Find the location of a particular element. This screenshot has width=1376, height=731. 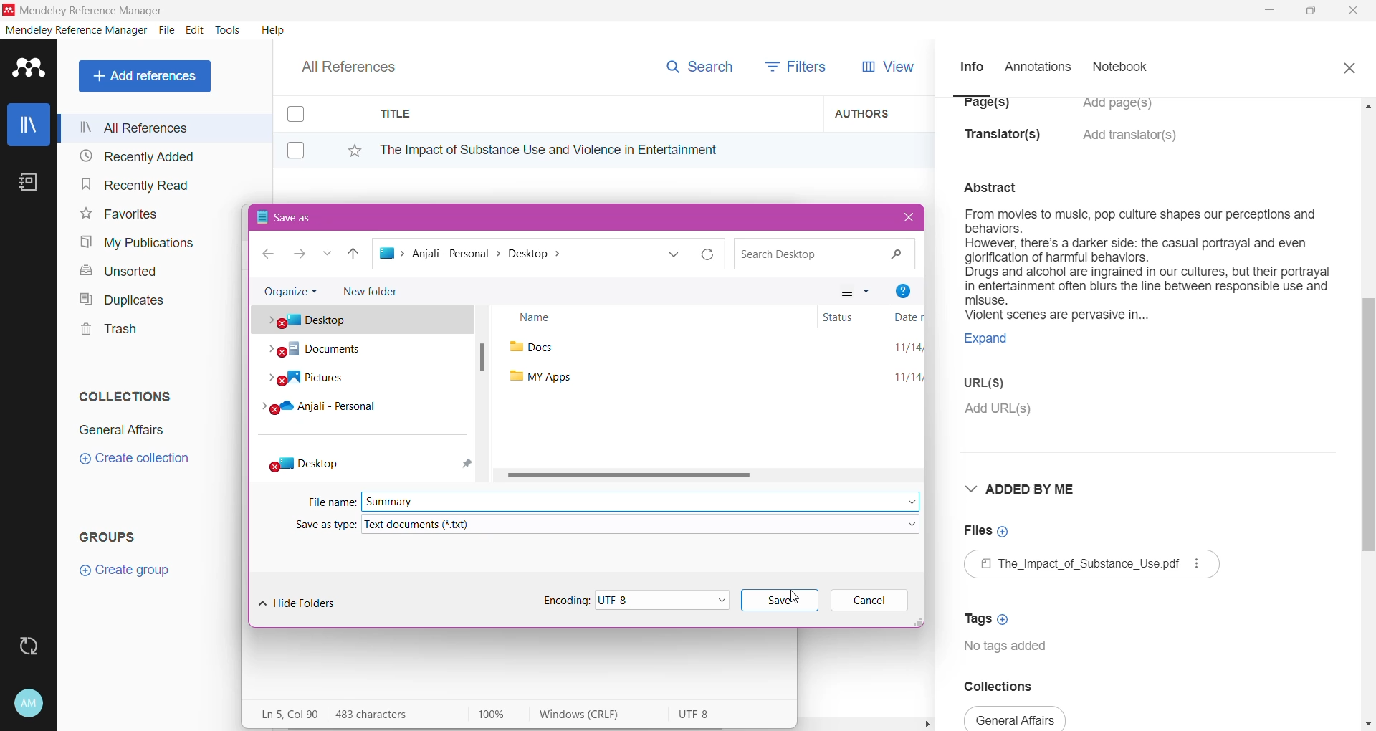

Collection Name is located at coordinates (119, 430).